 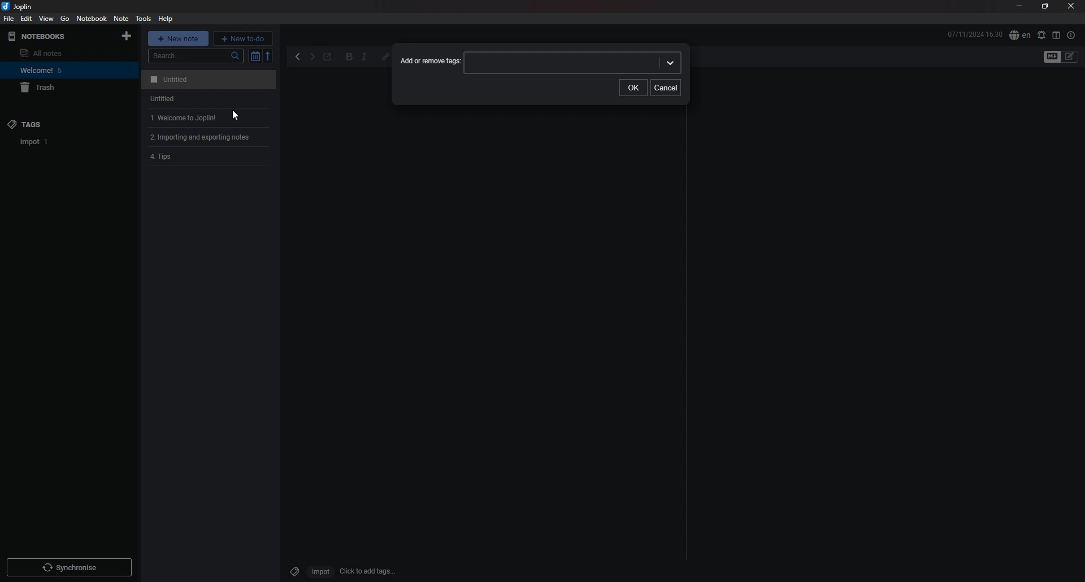 I want to click on new note, so click(x=179, y=38).